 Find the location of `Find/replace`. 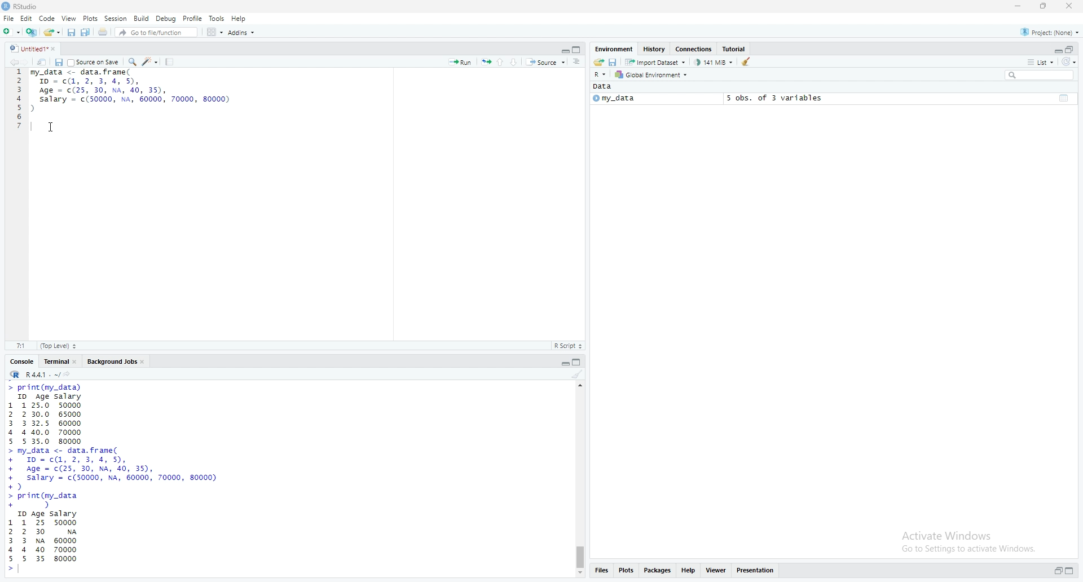

Find/replace is located at coordinates (133, 61).